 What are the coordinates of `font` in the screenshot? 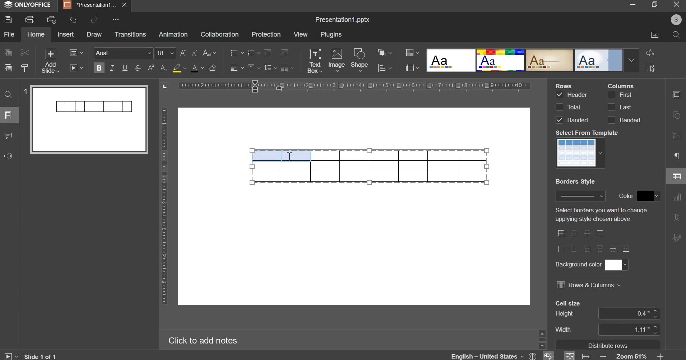 It's located at (124, 53).